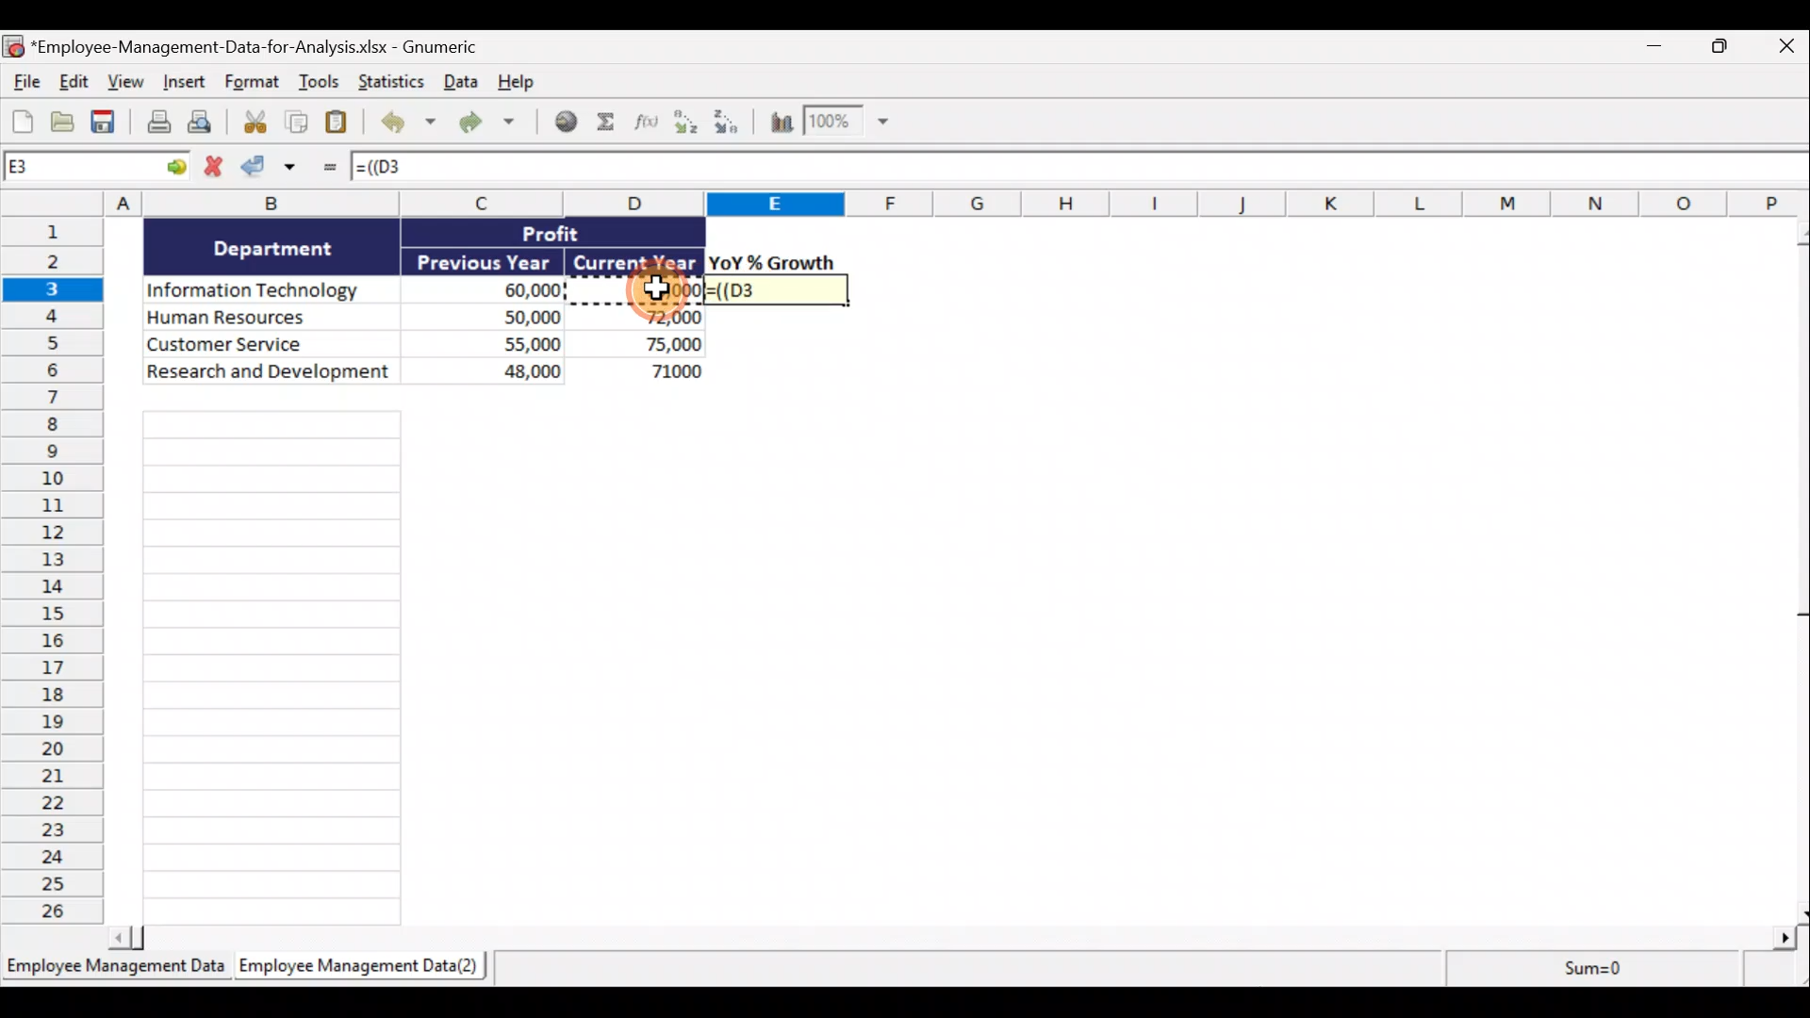 The width and height of the screenshot is (1810, 1018). What do you see at coordinates (340, 123) in the screenshot?
I see `Paste clipboard` at bounding box center [340, 123].